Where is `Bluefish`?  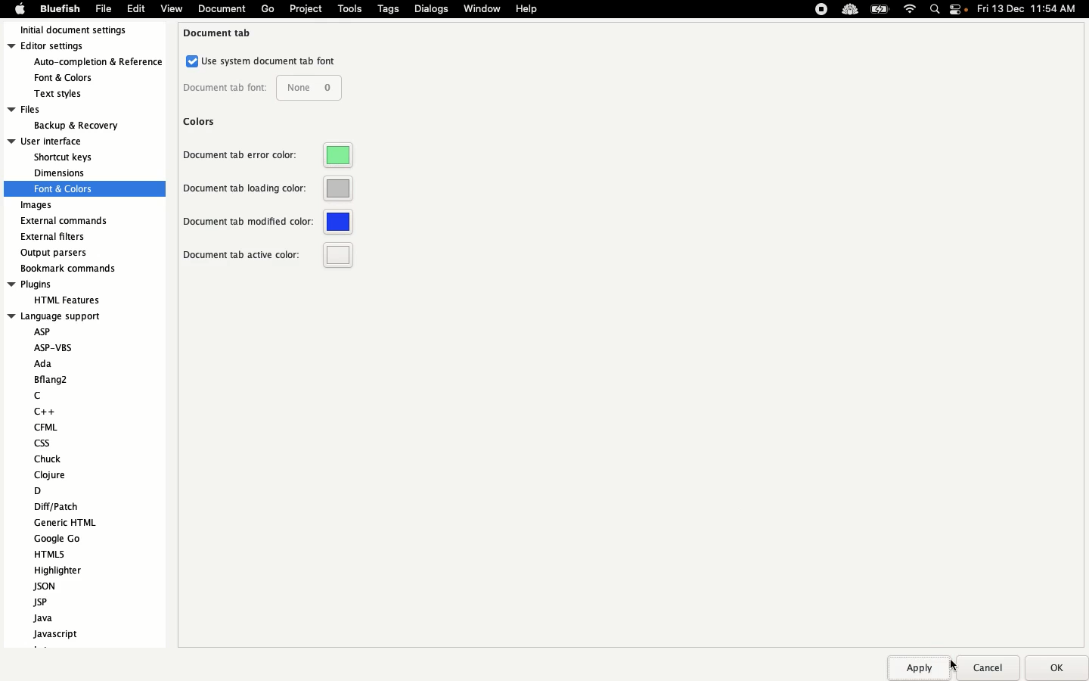
Bluefish is located at coordinates (57, 9).